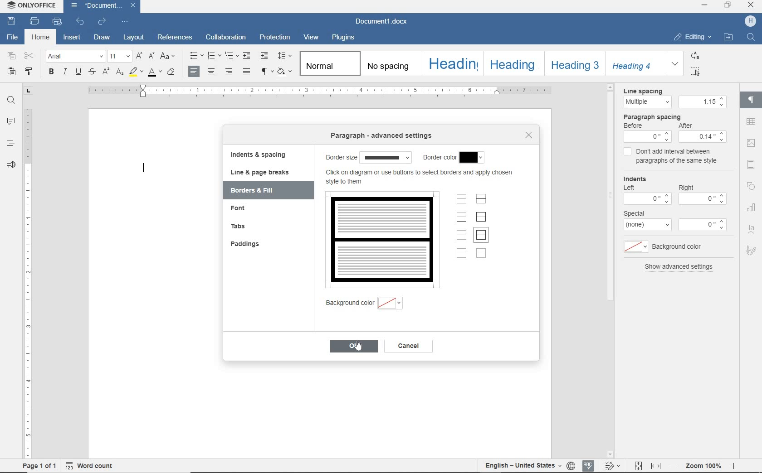  I want to click on Fit to width, so click(657, 466).